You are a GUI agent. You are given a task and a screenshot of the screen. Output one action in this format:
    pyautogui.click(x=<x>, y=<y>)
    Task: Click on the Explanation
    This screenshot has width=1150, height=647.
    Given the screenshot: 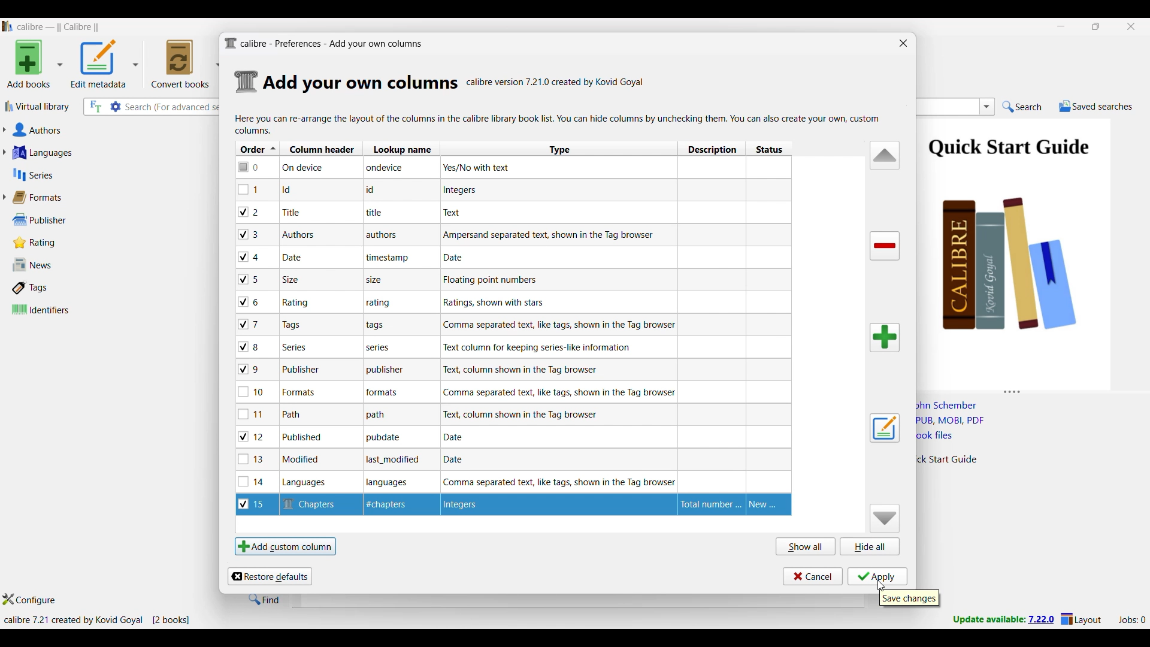 What is the action you would take?
    pyautogui.click(x=459, y=436)
    